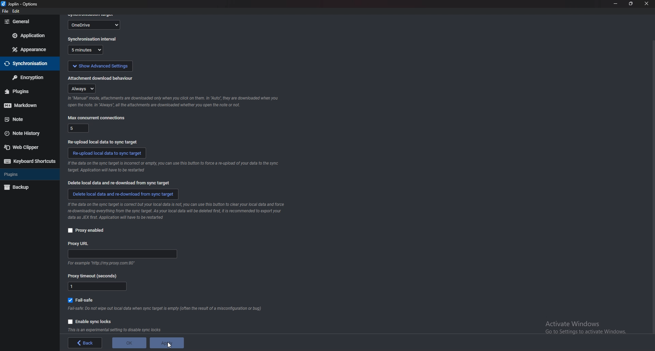 Image resolution: width=655 pixels, height=351 pixels. Describe the element at coordinates (30, 21) in the screenshot. I see `general` at that location.